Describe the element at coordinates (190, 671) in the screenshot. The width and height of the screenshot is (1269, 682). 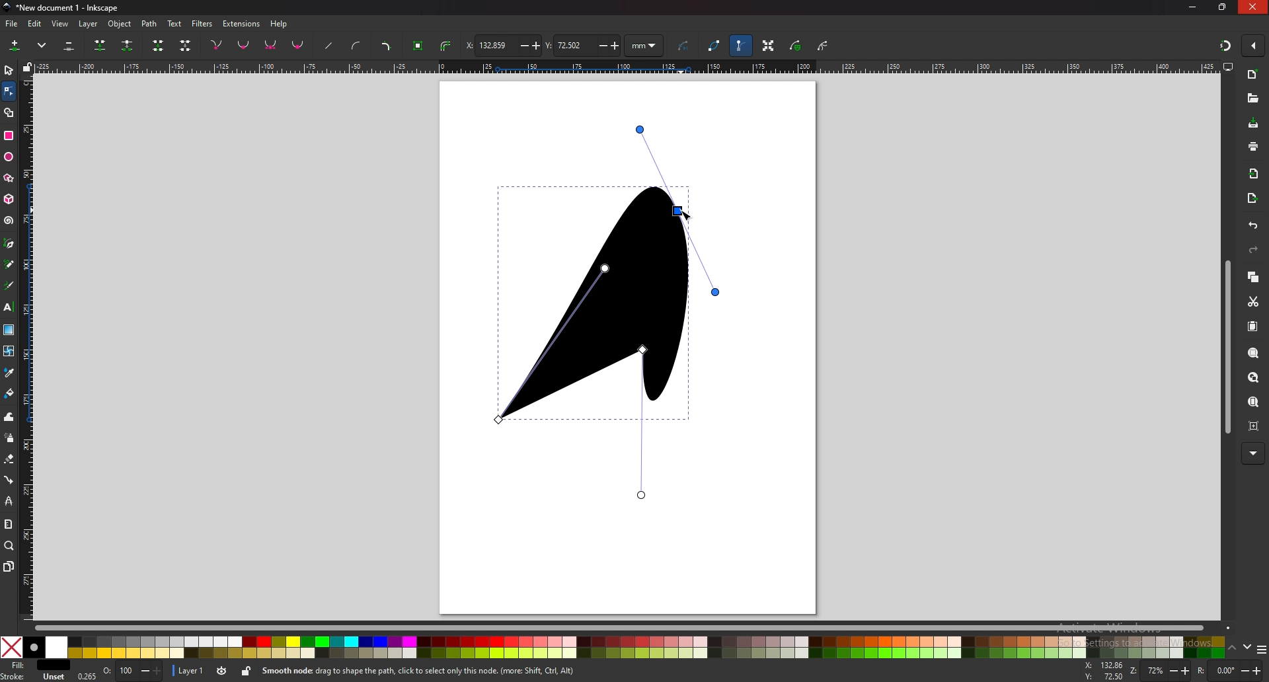
I see `layer` at that location.